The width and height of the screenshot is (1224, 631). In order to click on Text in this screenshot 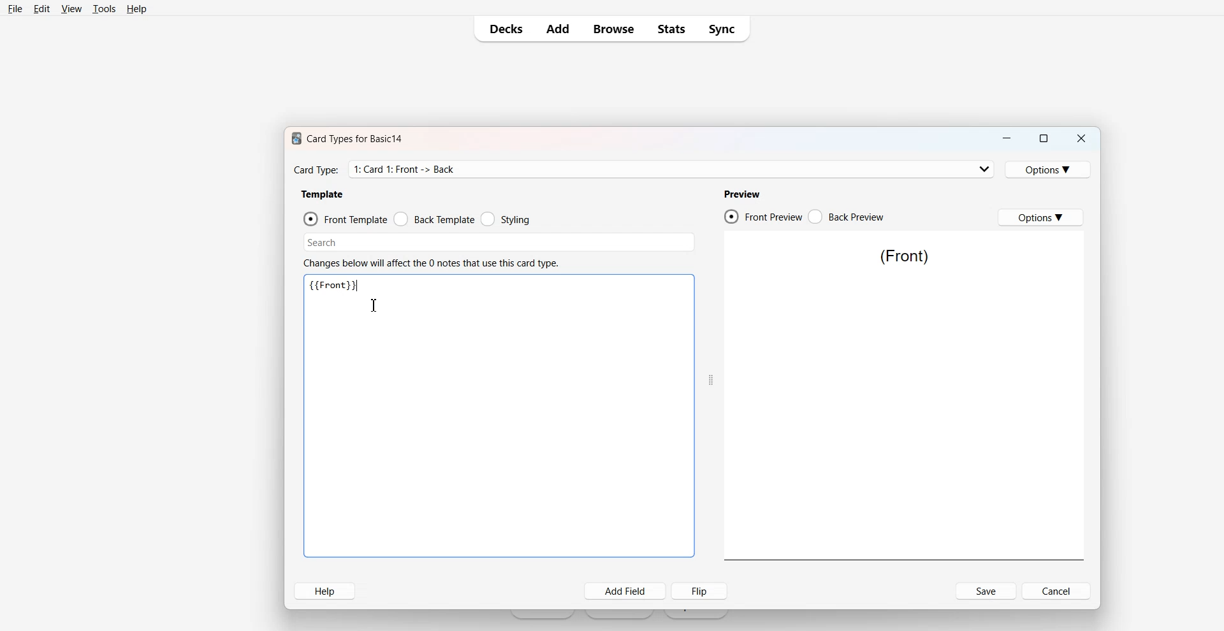, I will do `click(316, 170)`.